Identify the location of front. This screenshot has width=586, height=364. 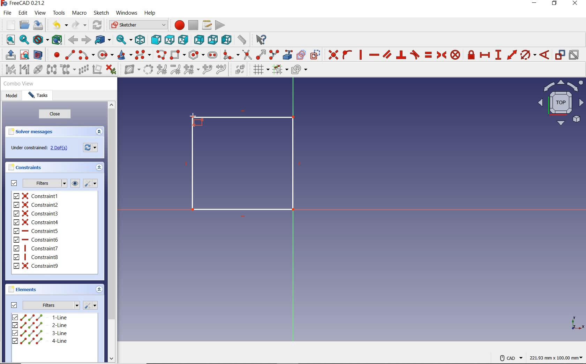
(155, 40).